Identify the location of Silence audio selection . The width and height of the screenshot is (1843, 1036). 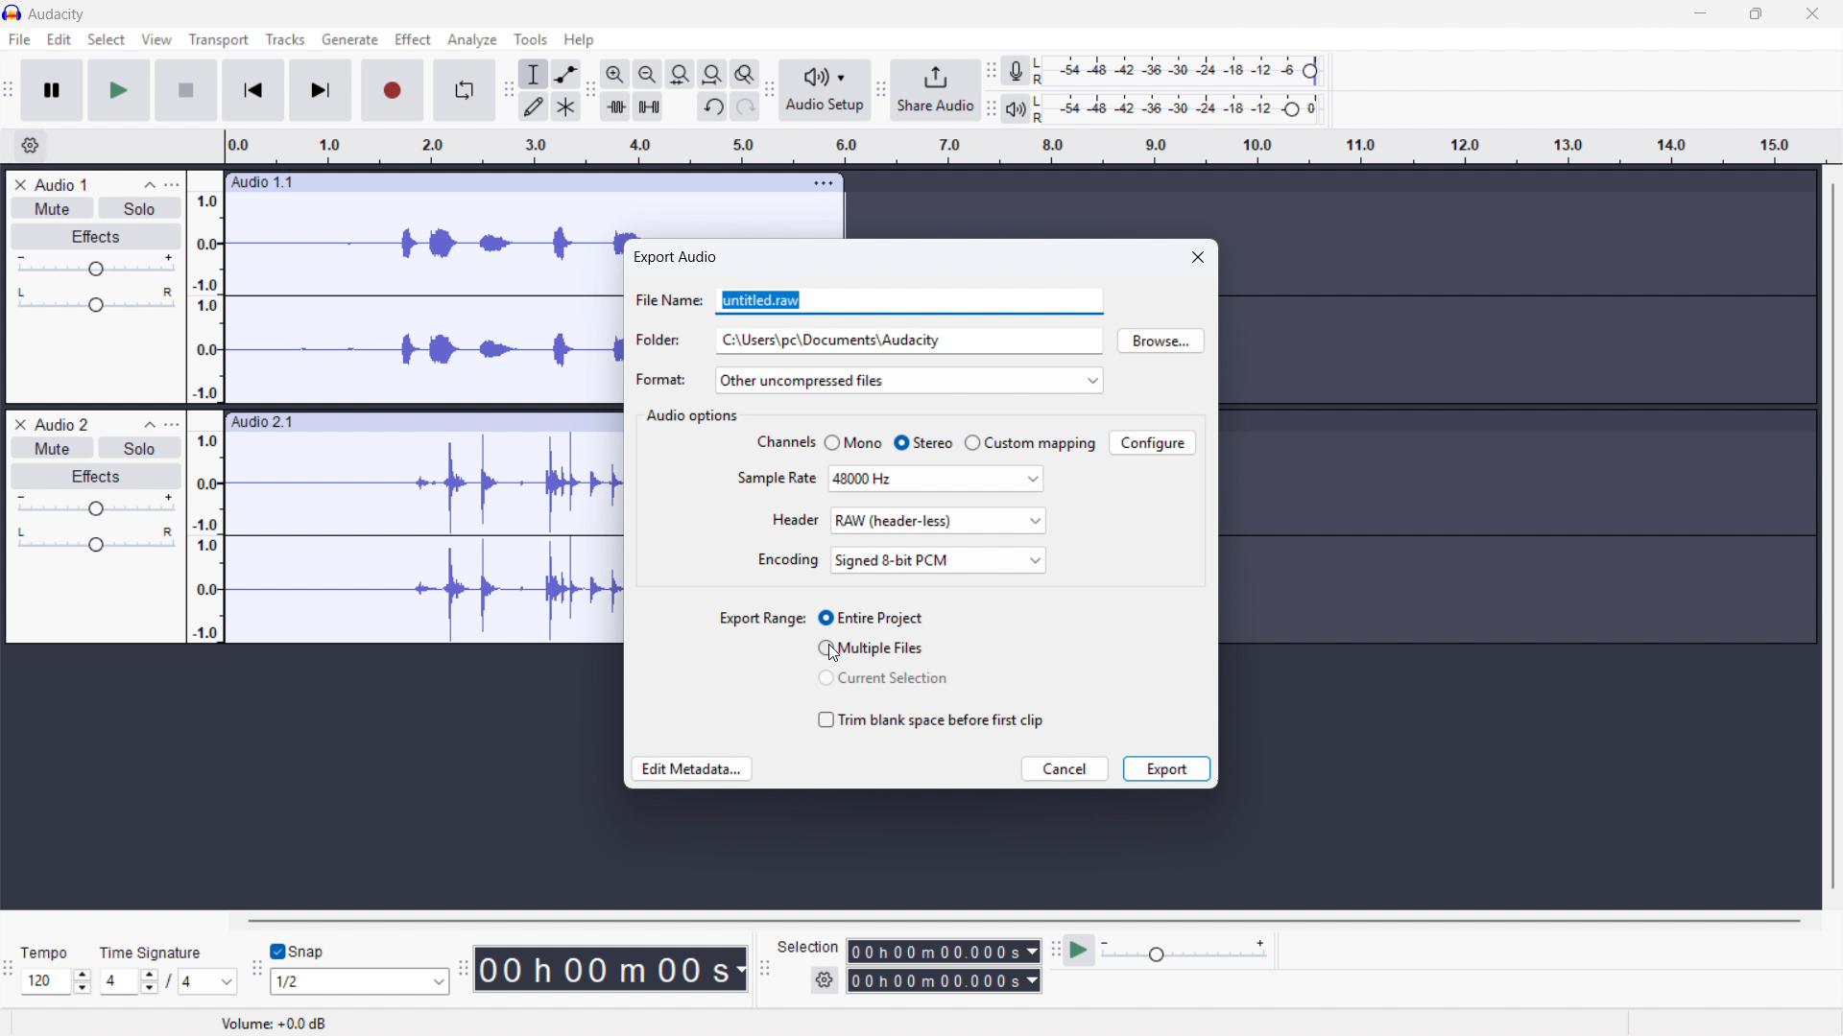
(648, 106).